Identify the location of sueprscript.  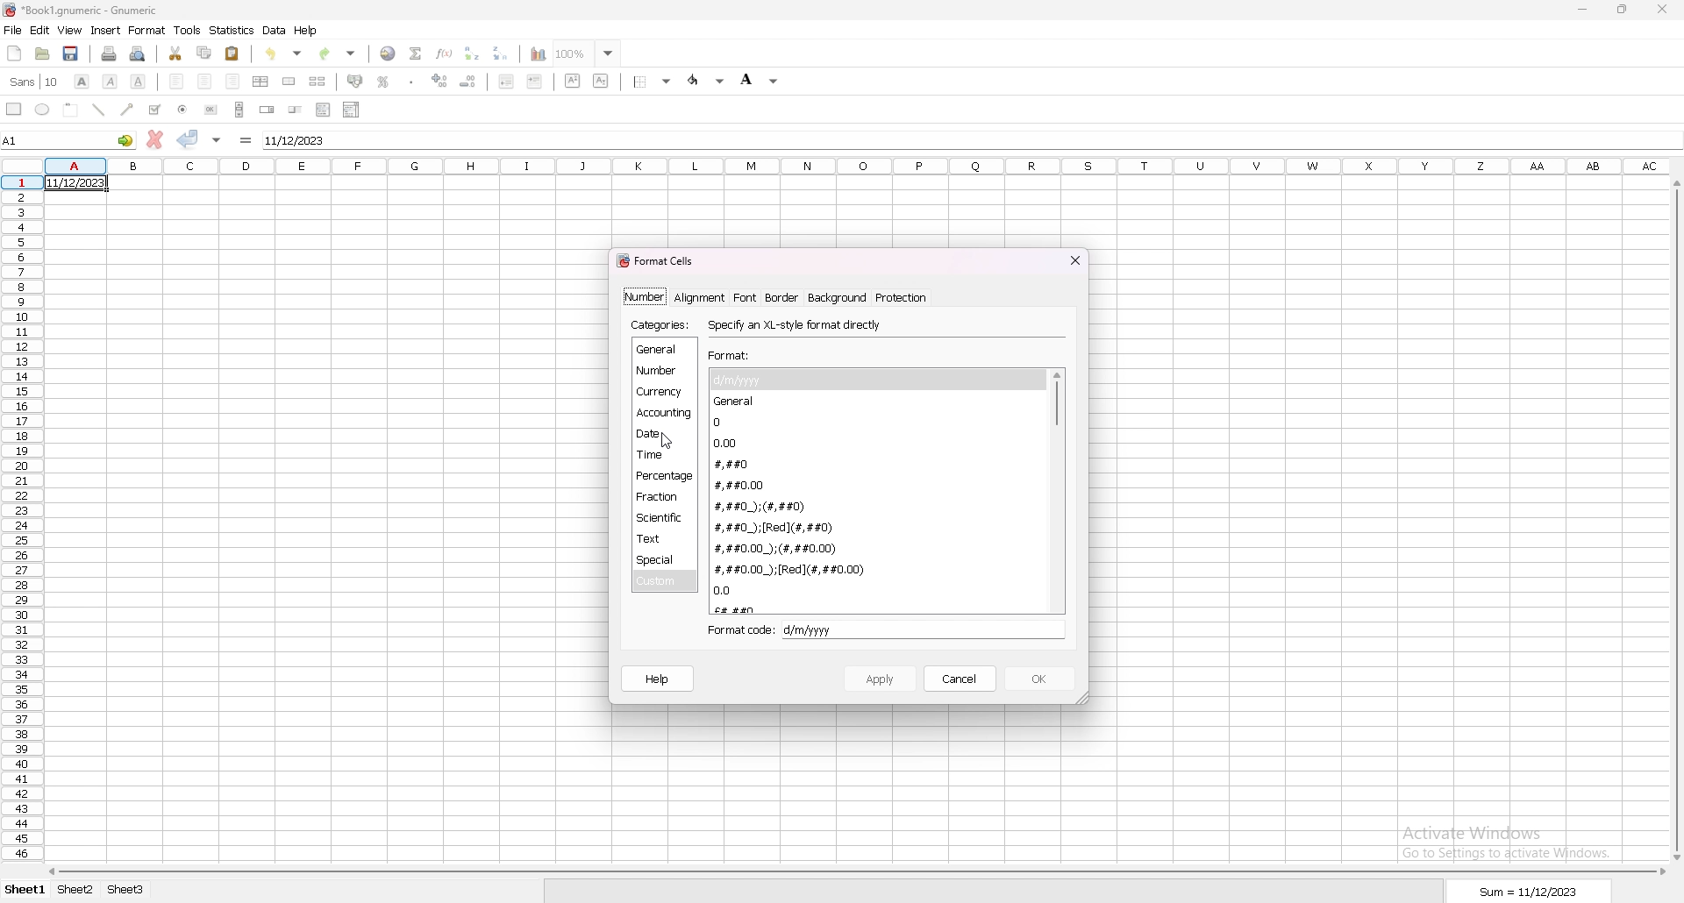
(573, 81).